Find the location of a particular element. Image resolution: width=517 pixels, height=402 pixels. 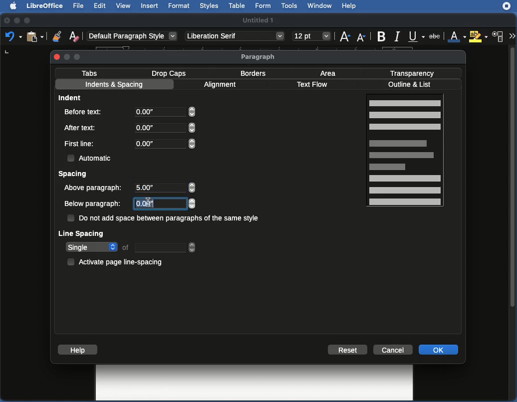

Transparency is located at coordinates (412, 72).